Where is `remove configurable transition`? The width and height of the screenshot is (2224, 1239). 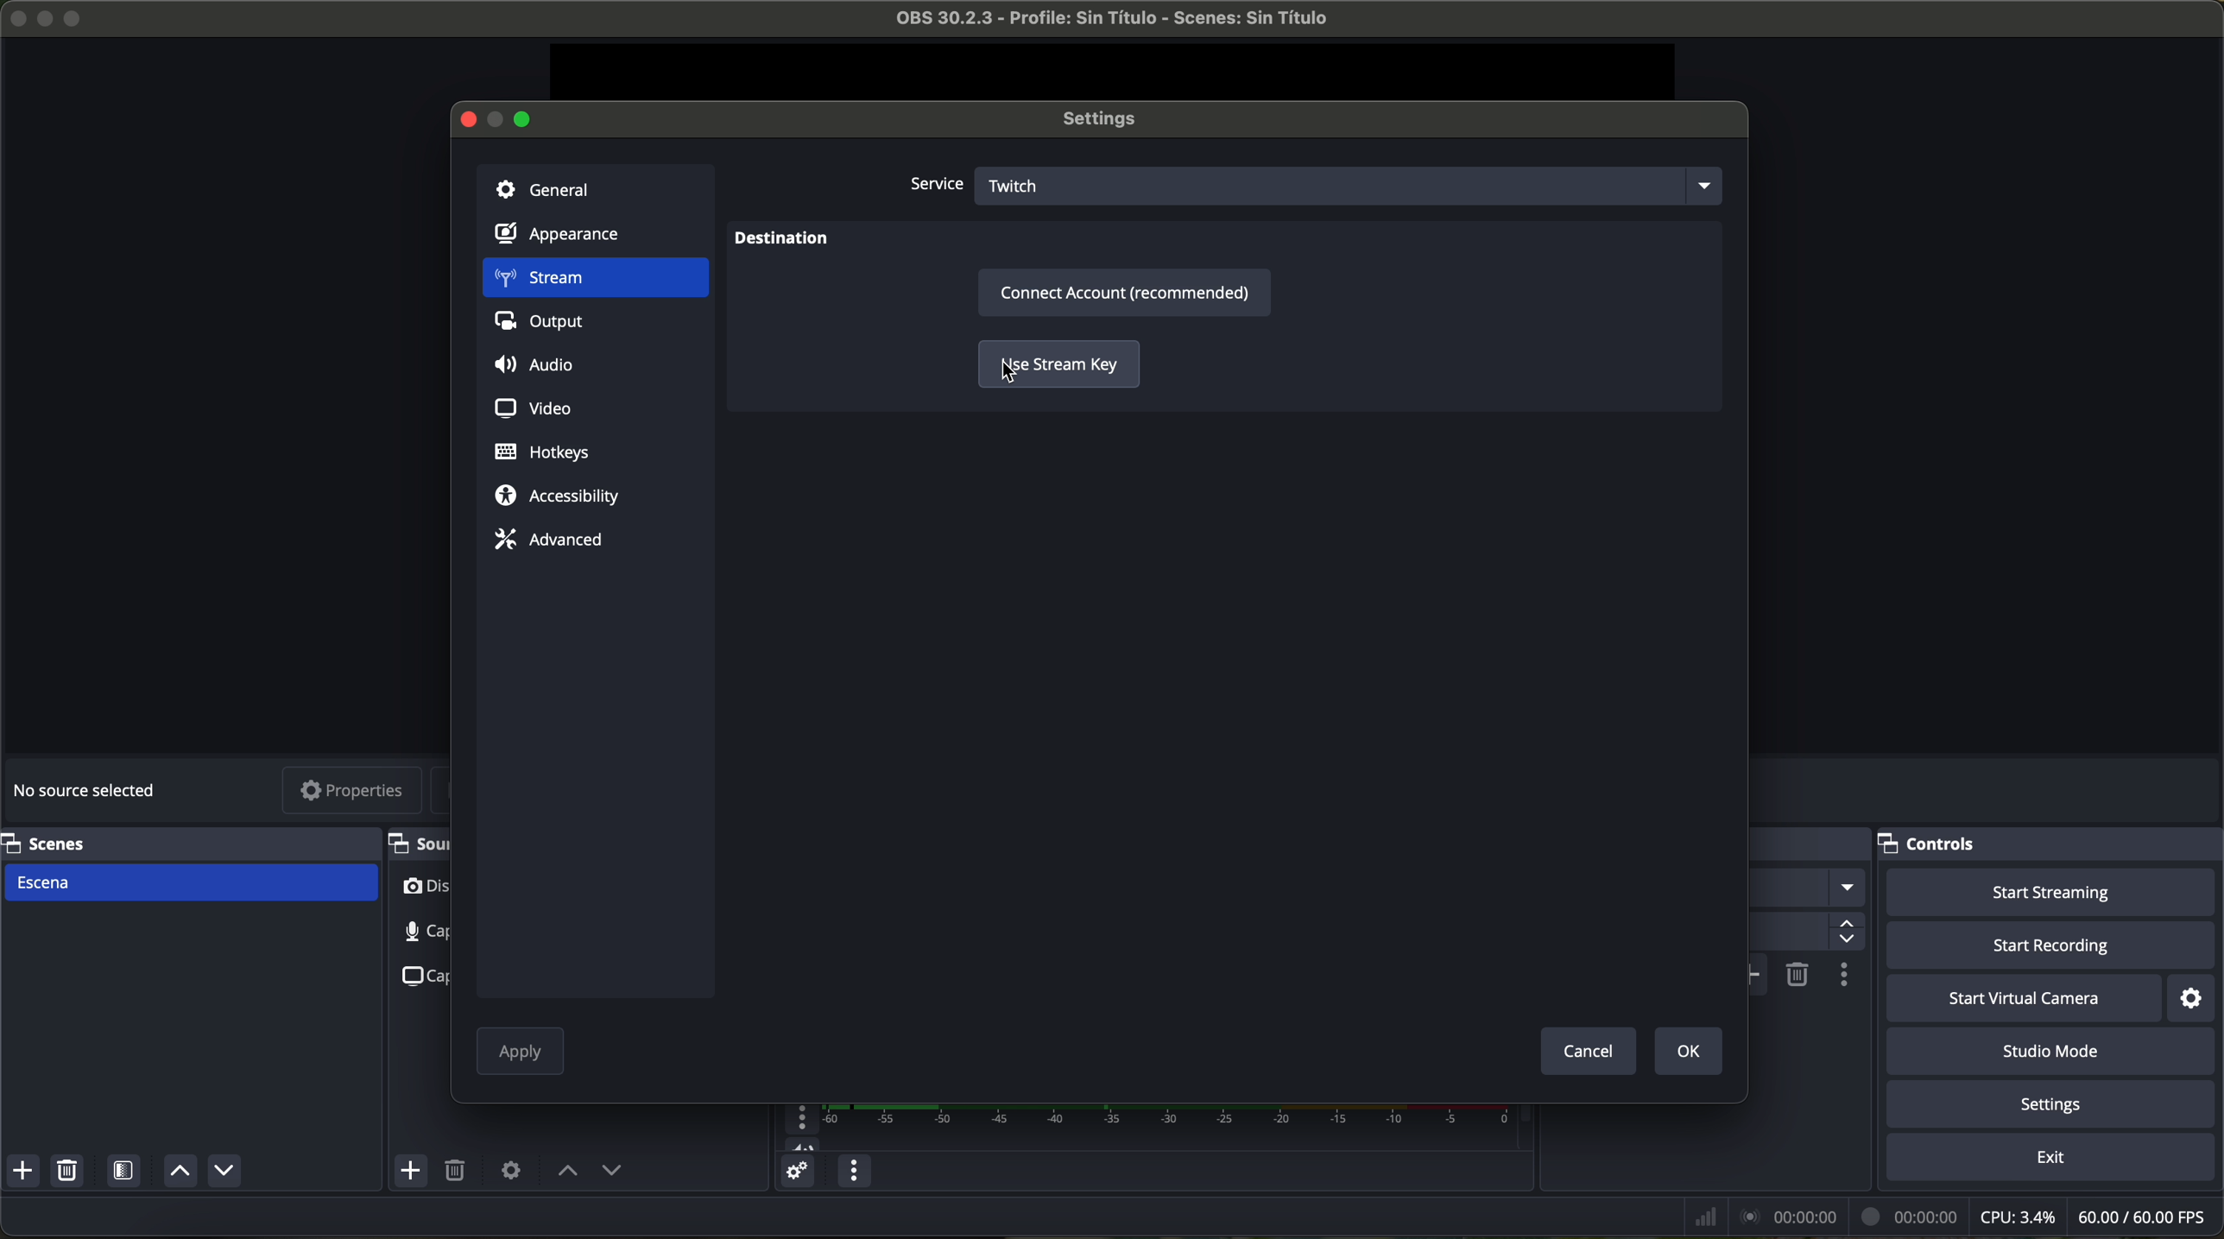 remove configurable transition is located at coordinates (1798, 973).